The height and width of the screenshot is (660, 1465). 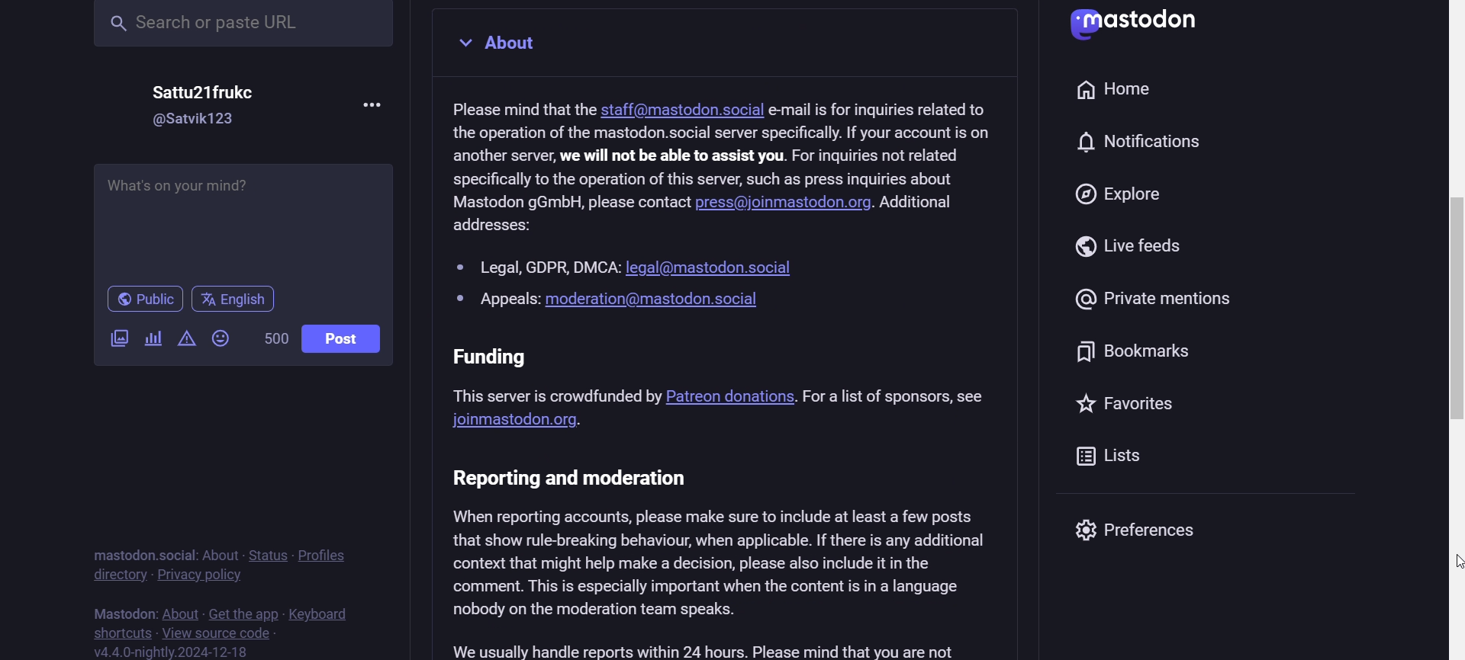 I want to click on press@joinmastodon.org, so click(x=787, y=204).